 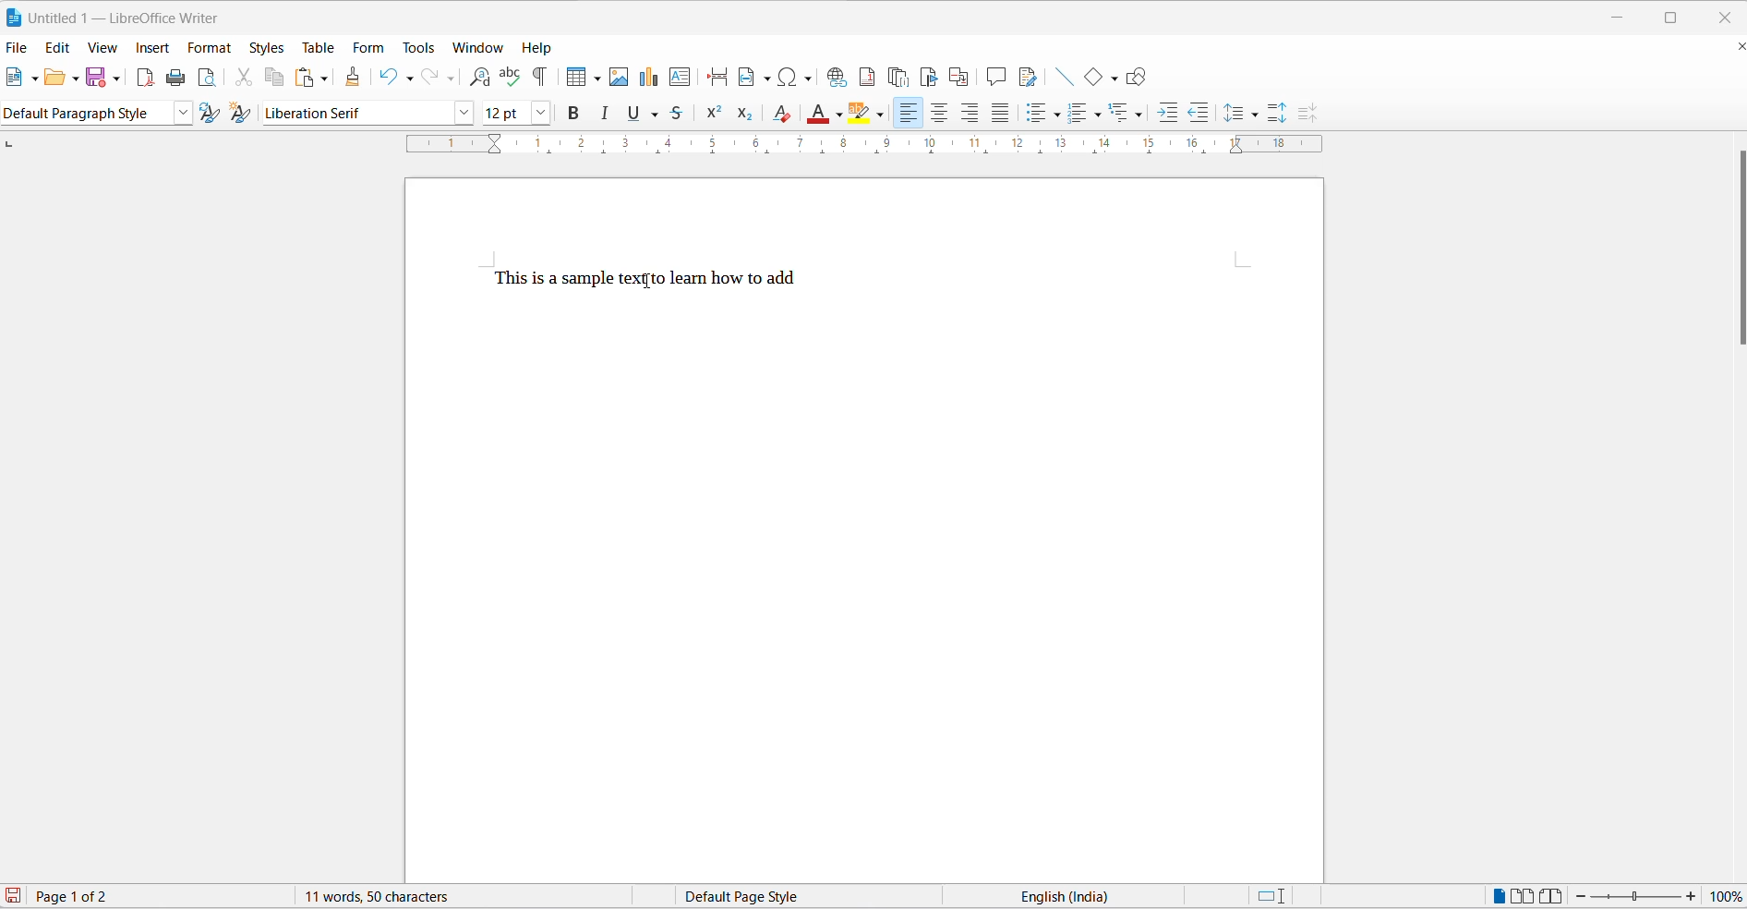 What do you see at coordinates (900, 74) in the screenshot?
I see `insert endnote` at bounding box center [900, 74].